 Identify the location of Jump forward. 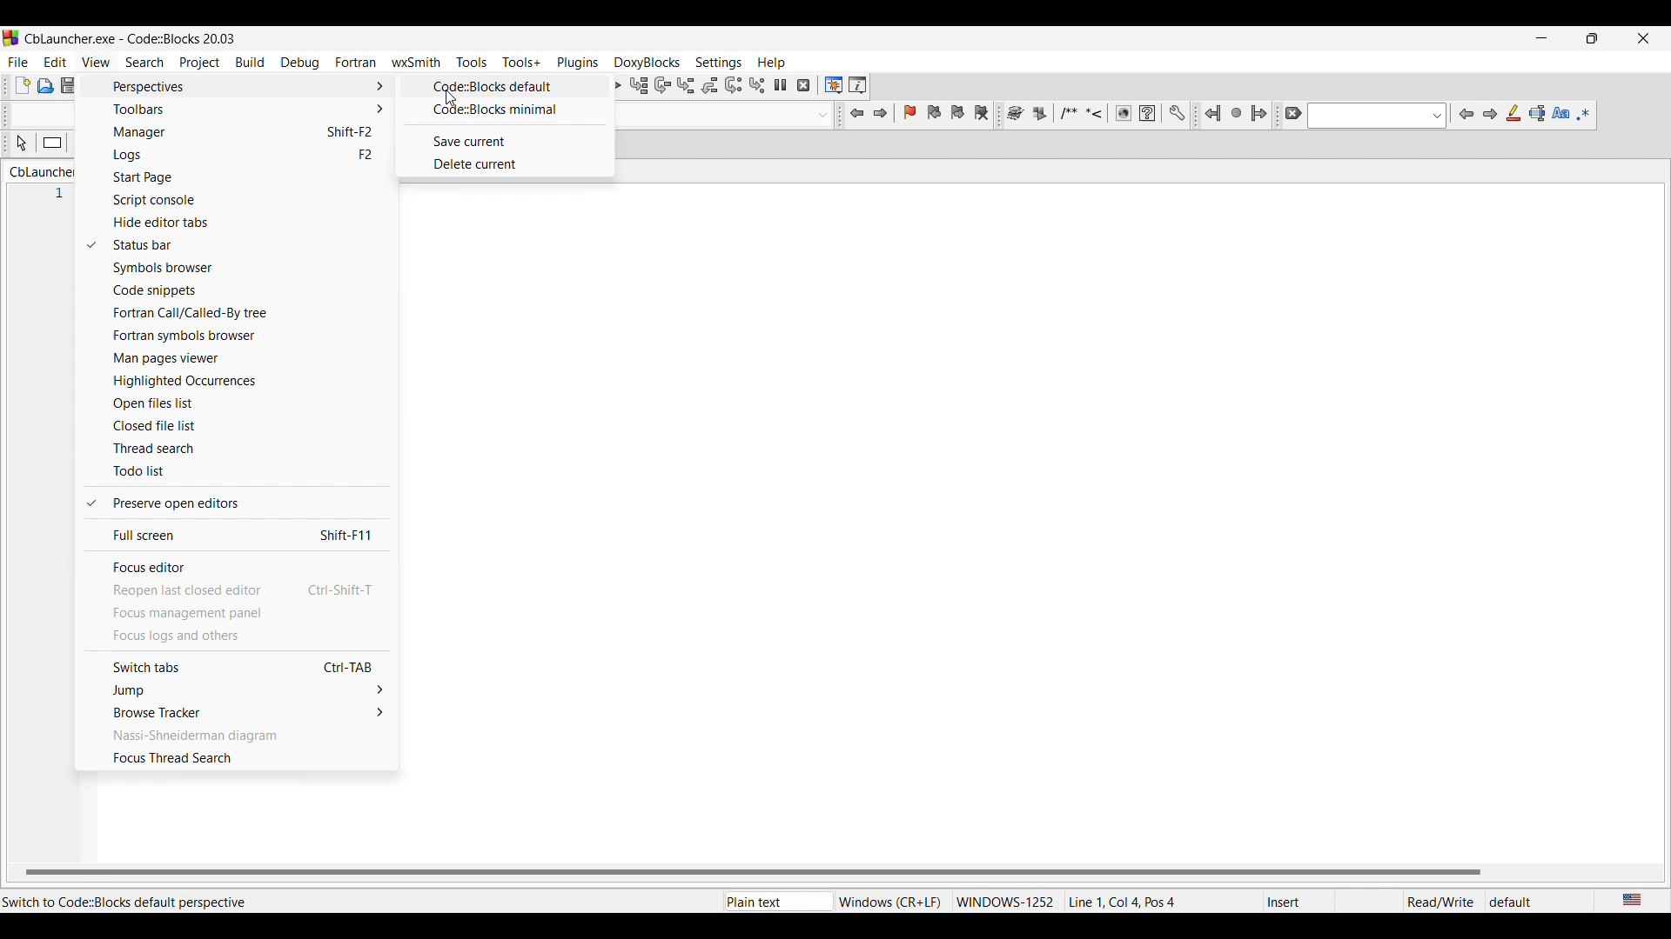
(880, 113).